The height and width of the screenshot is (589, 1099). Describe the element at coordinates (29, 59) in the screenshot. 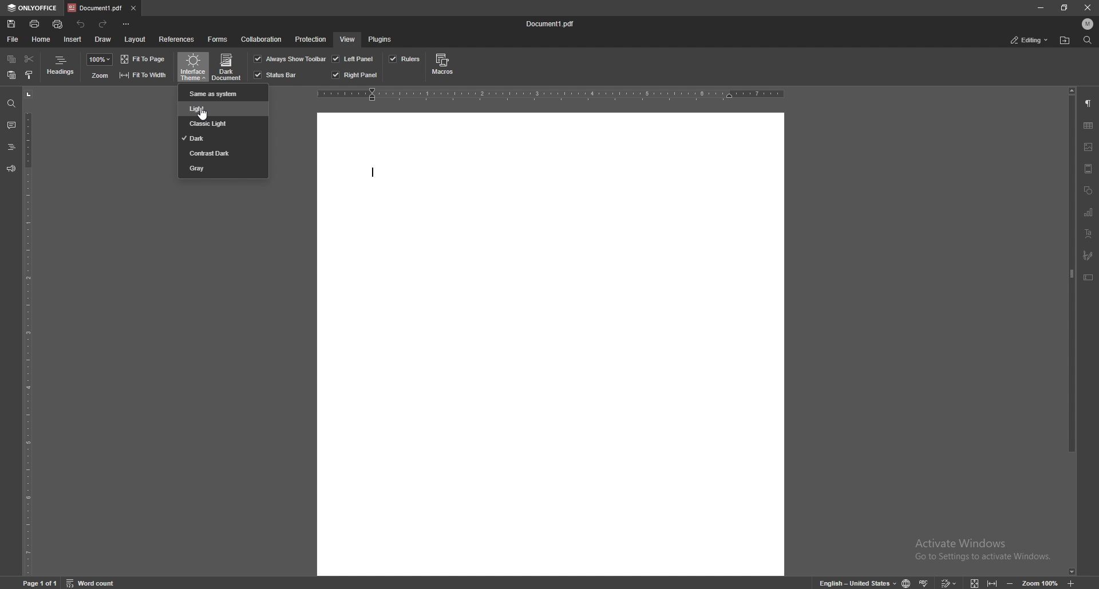

I see `cut` at that location.